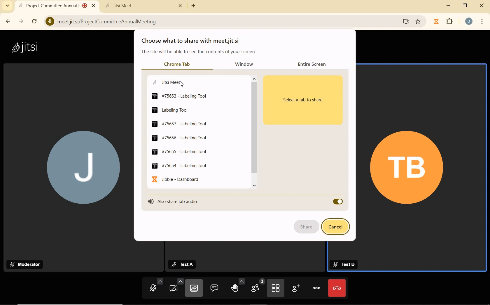  Describe the element at coordinates (313, 65) in the screenshot. I see `entire screen` at that location.